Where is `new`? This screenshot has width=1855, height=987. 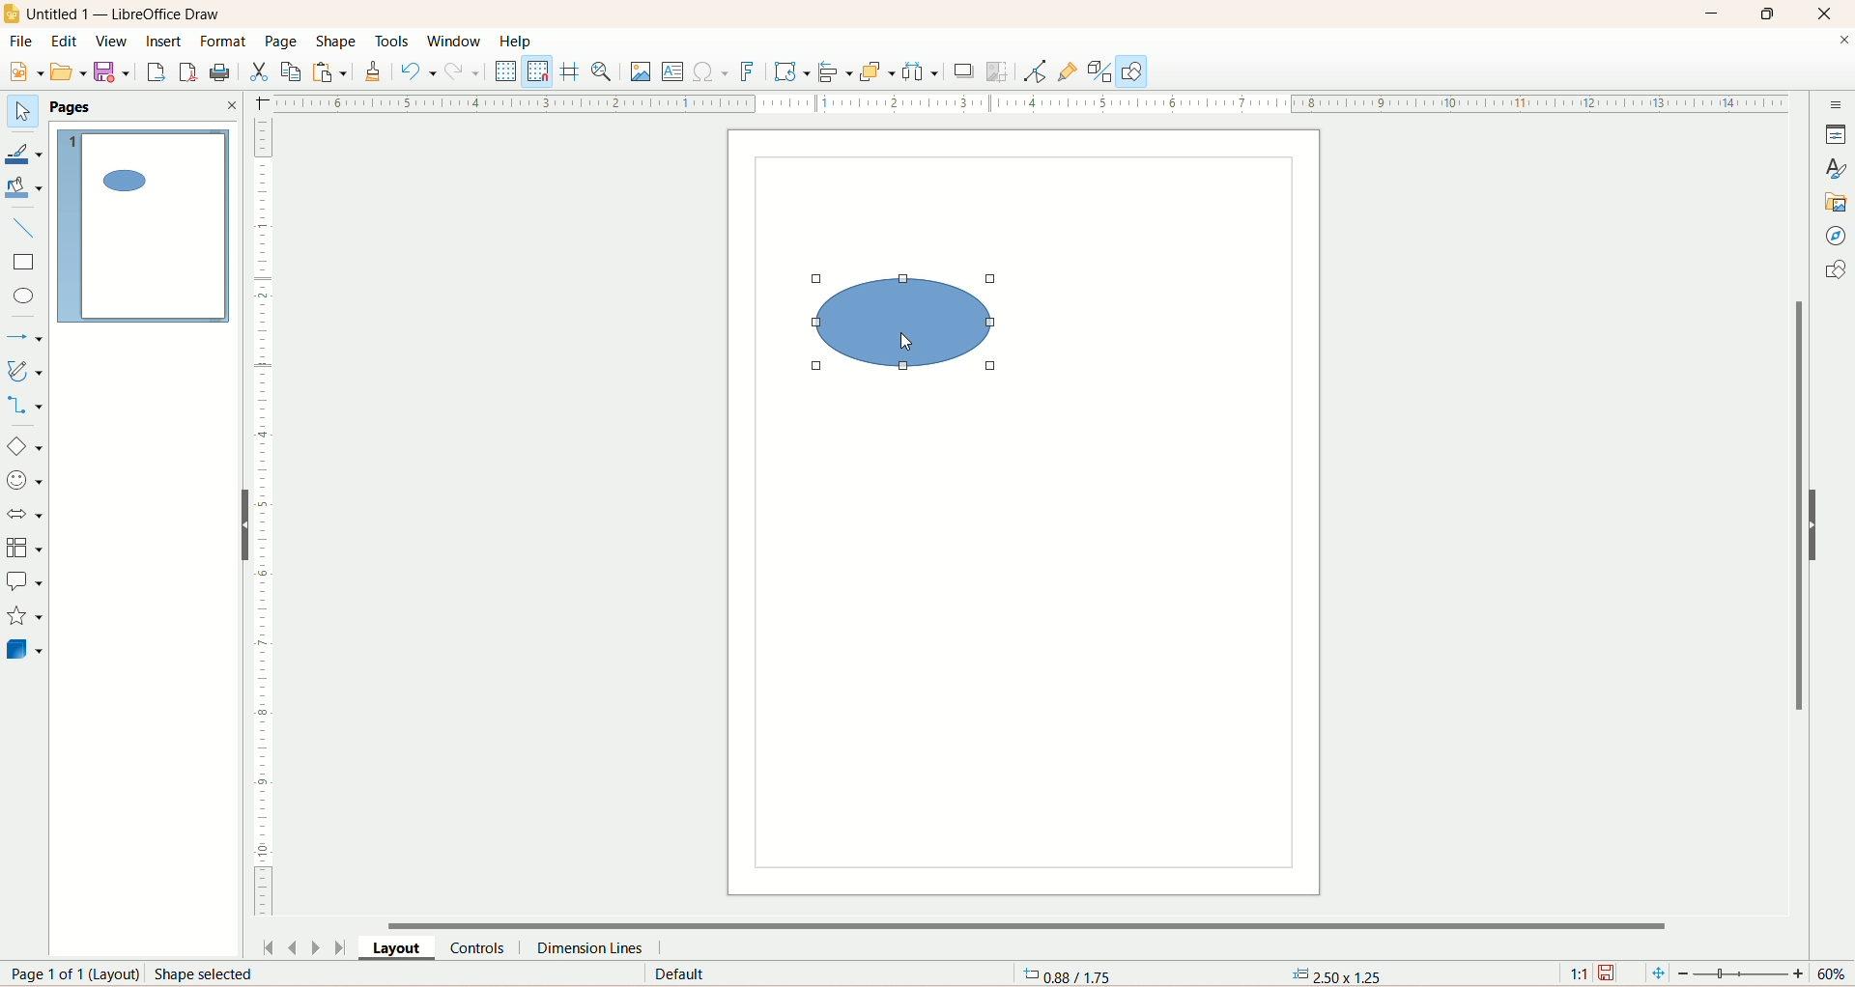
new is located at coordinates (28, 72).